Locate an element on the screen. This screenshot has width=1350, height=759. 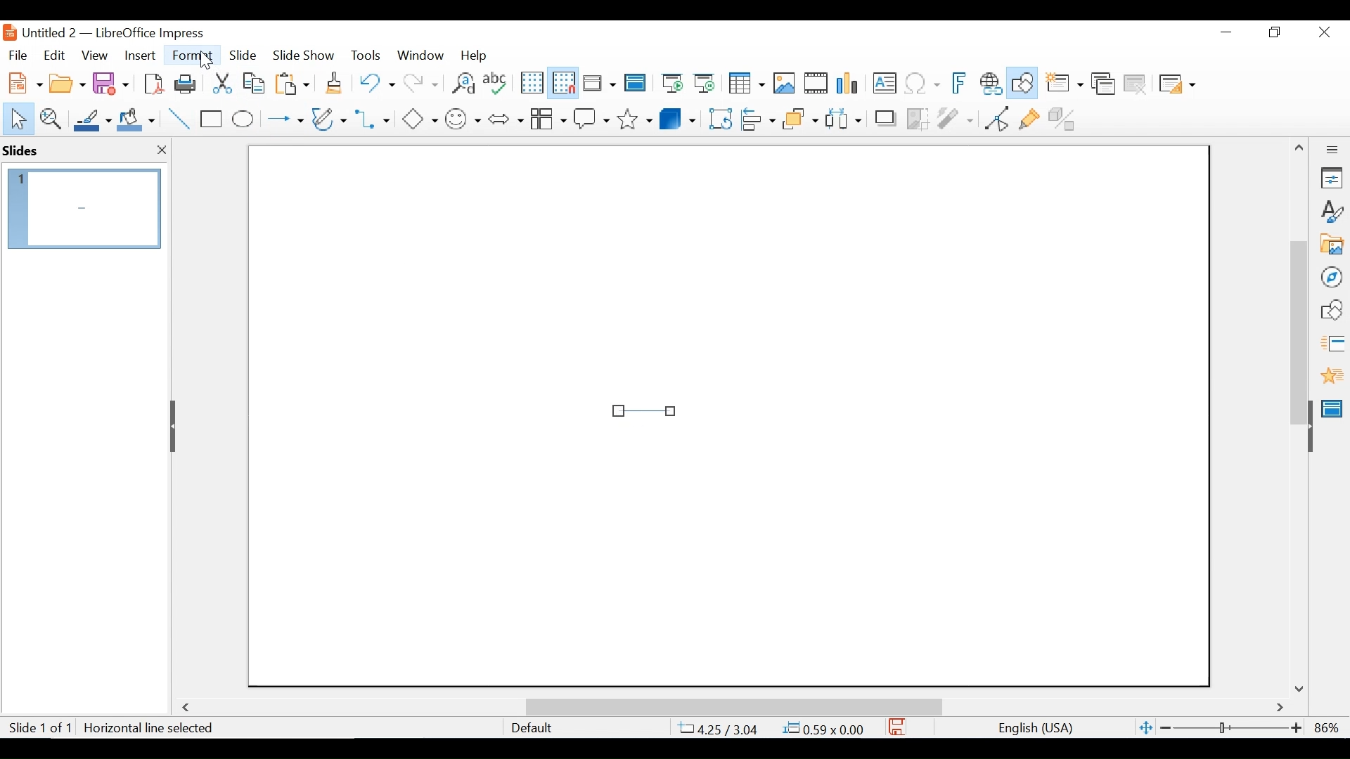
Insert Chart is located at coordinates (849, 84).